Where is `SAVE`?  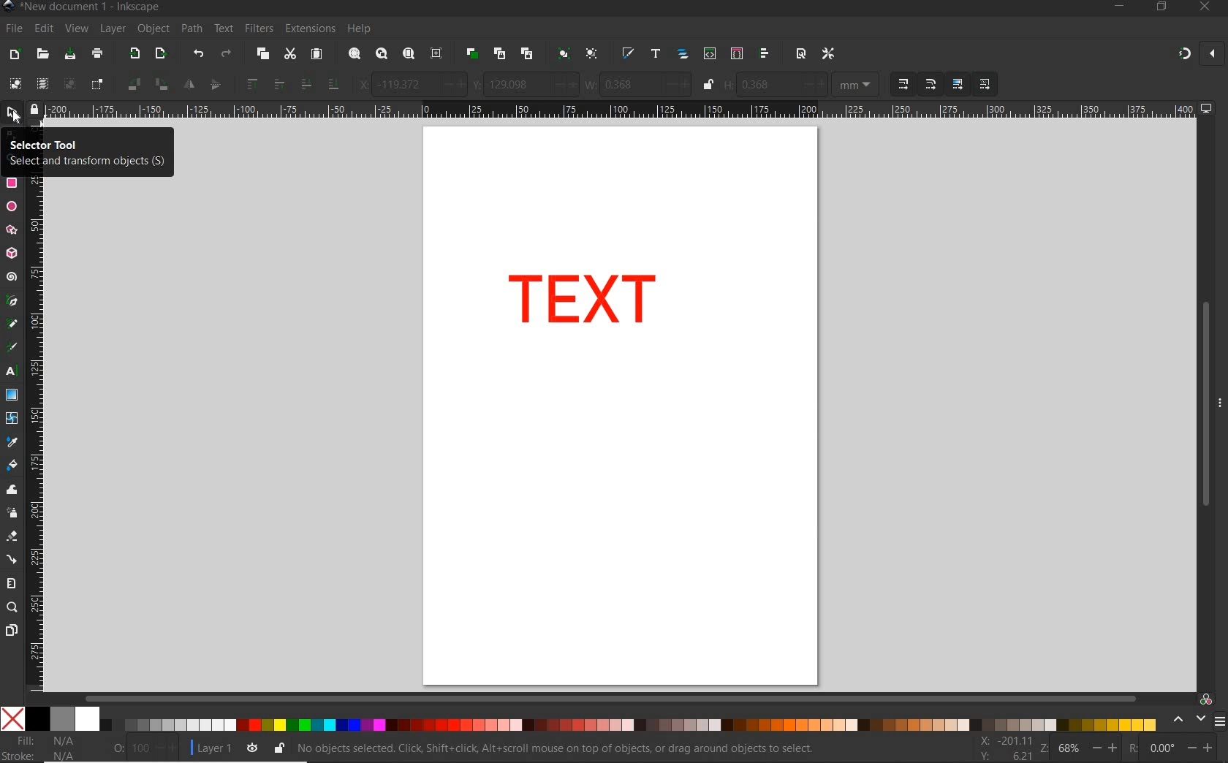 SAVE is located at coordinates (69, 54).